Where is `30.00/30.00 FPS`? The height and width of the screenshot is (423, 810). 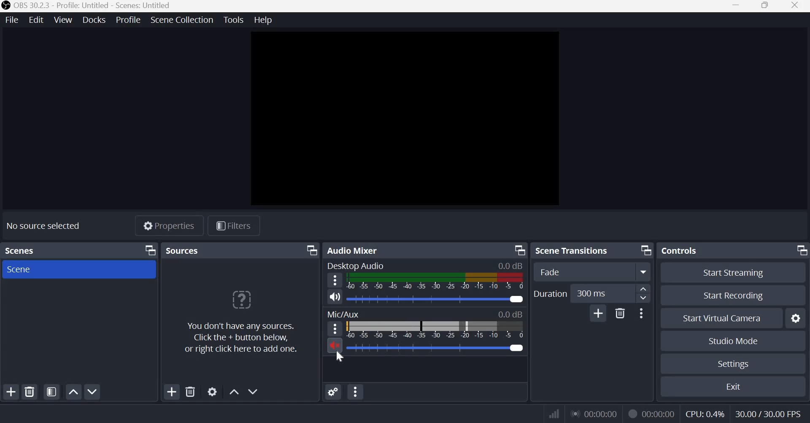
30.00/30.00 FPS is located at coordinates (769, 413).